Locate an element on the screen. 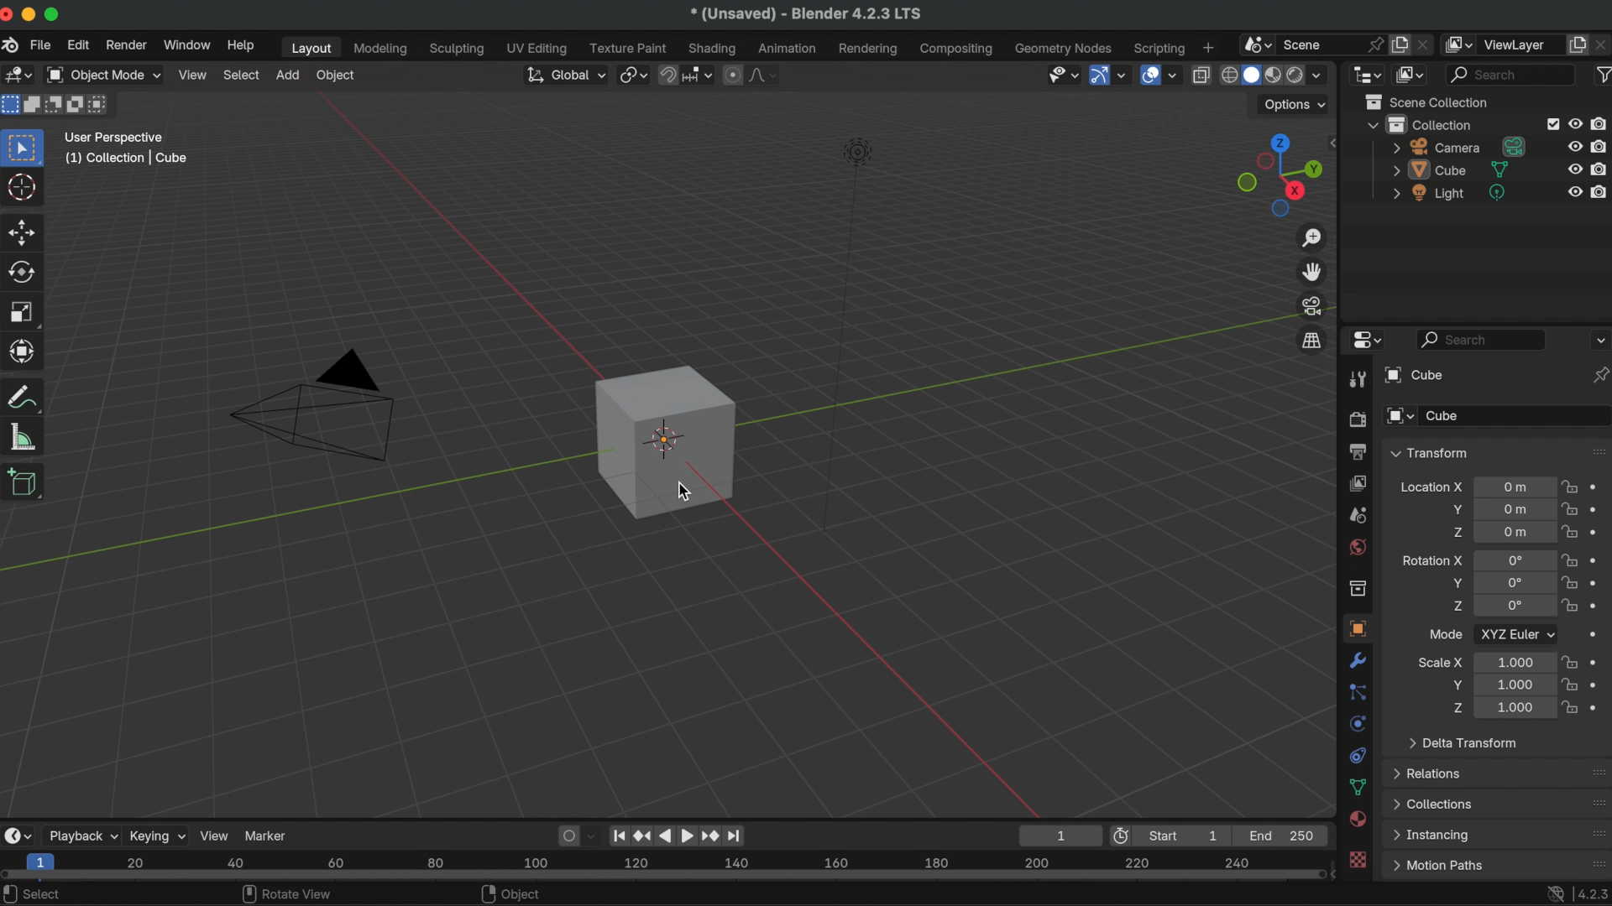  texture paint is located at coordinates (628, 48).